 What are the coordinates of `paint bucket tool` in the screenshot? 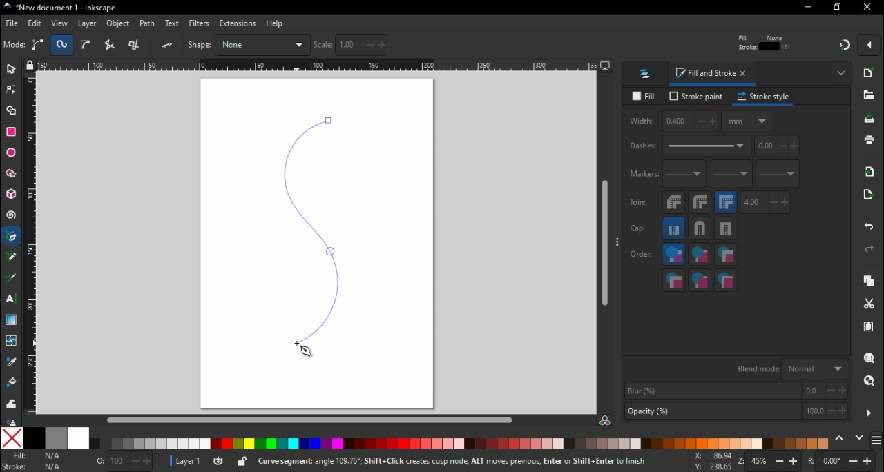 It's located at (10, 384).